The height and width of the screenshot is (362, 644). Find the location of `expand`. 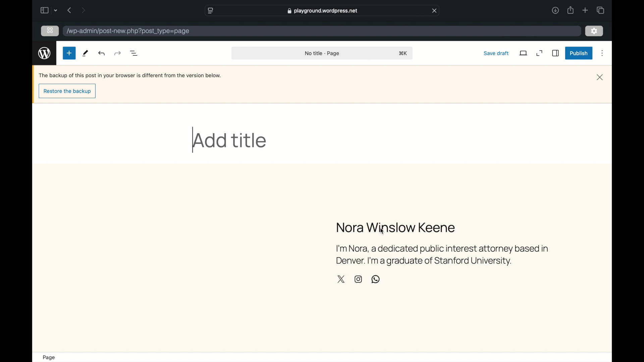

expand is located at coordinates (539, 53).